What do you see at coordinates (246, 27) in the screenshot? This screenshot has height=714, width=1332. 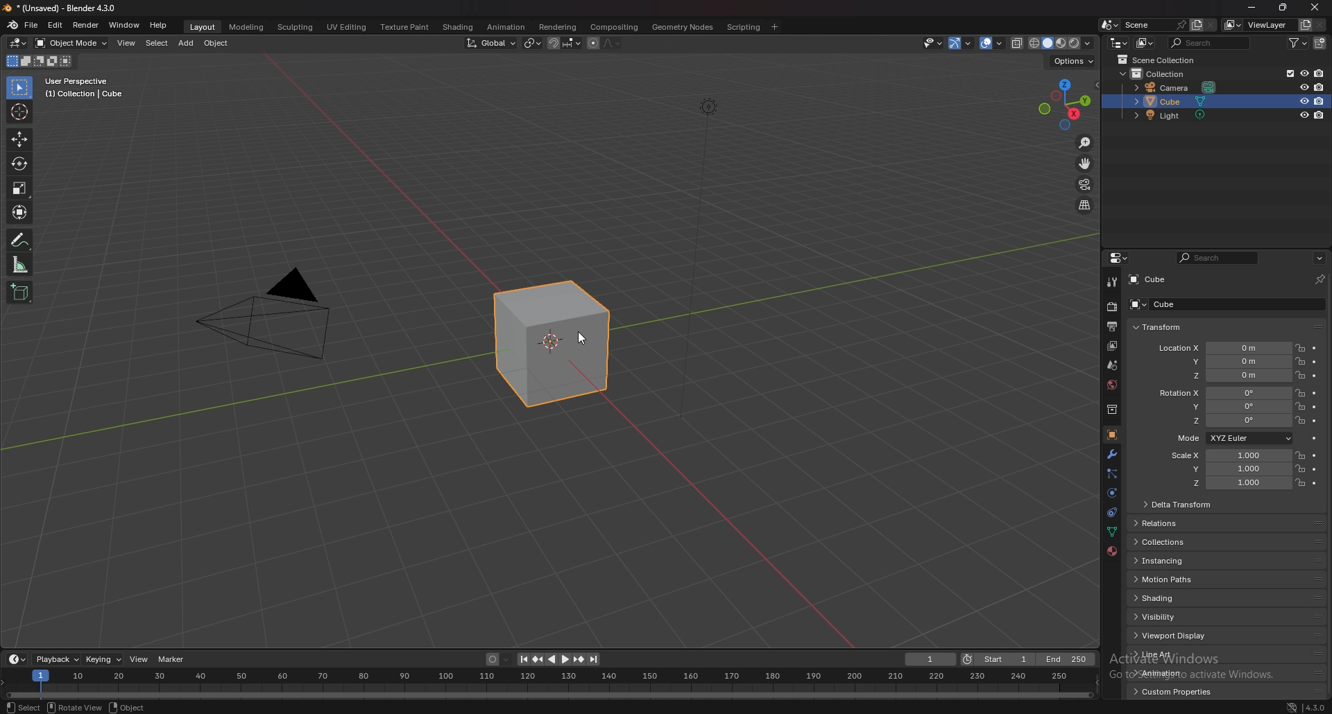 I see `modeling` at bounding box center [246, 27].